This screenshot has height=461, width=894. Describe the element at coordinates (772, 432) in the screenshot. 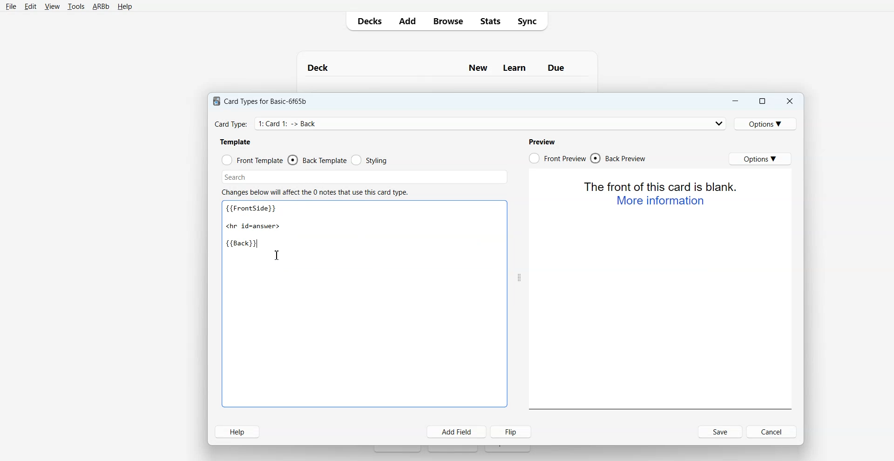

I see `Cancel` at that location.